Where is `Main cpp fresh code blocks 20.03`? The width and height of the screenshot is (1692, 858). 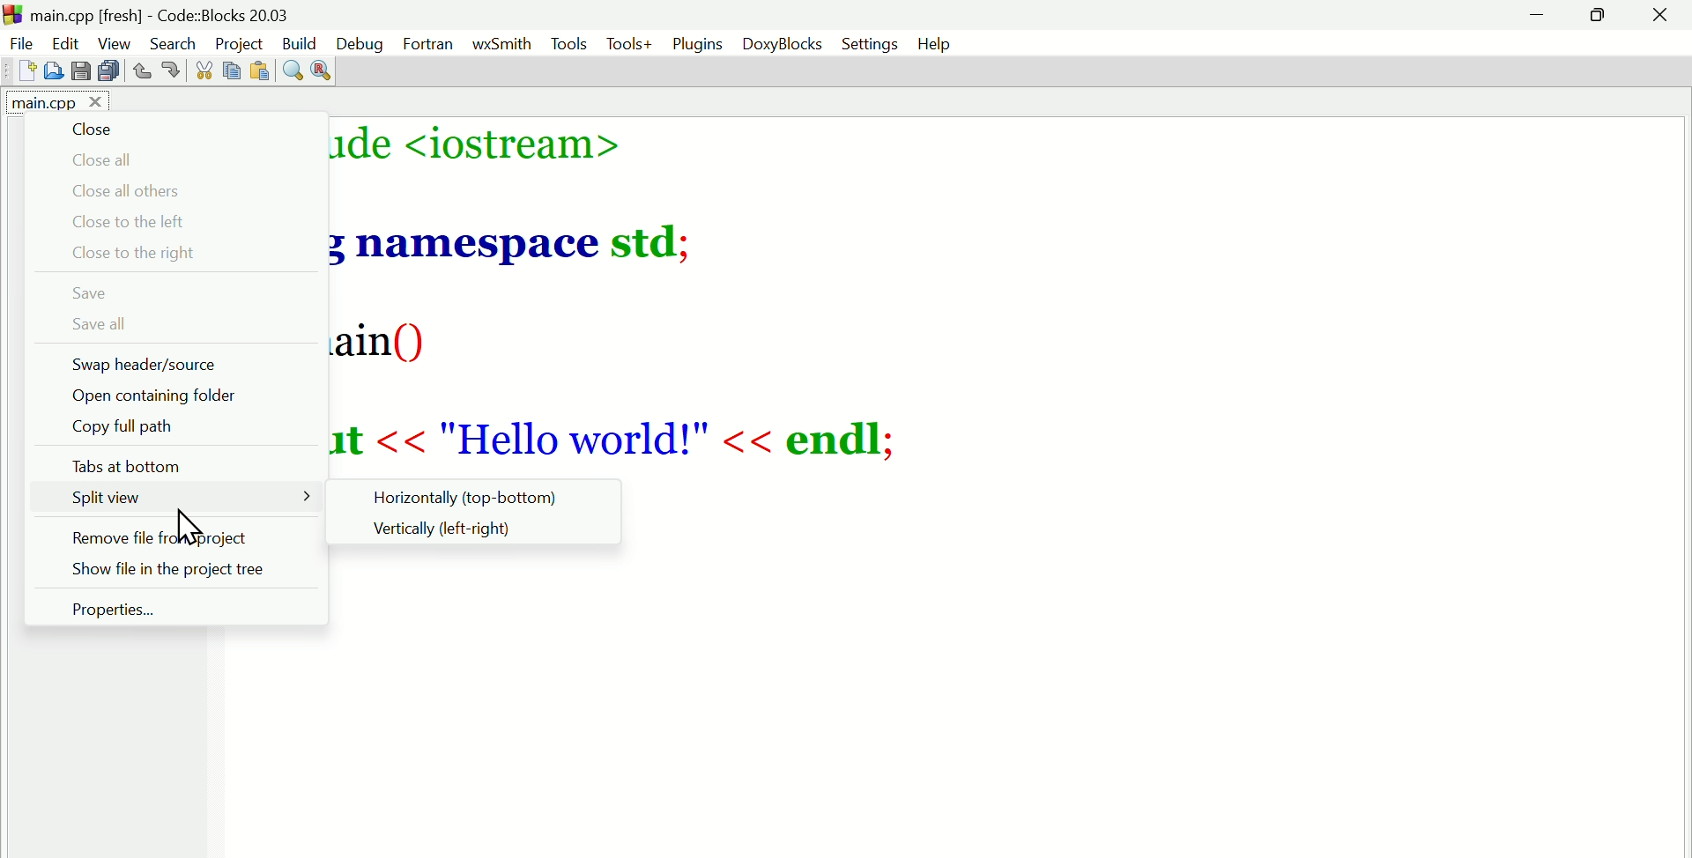 Main cpp fresh code blocks 20.03 is located at coordinates (207, 14).